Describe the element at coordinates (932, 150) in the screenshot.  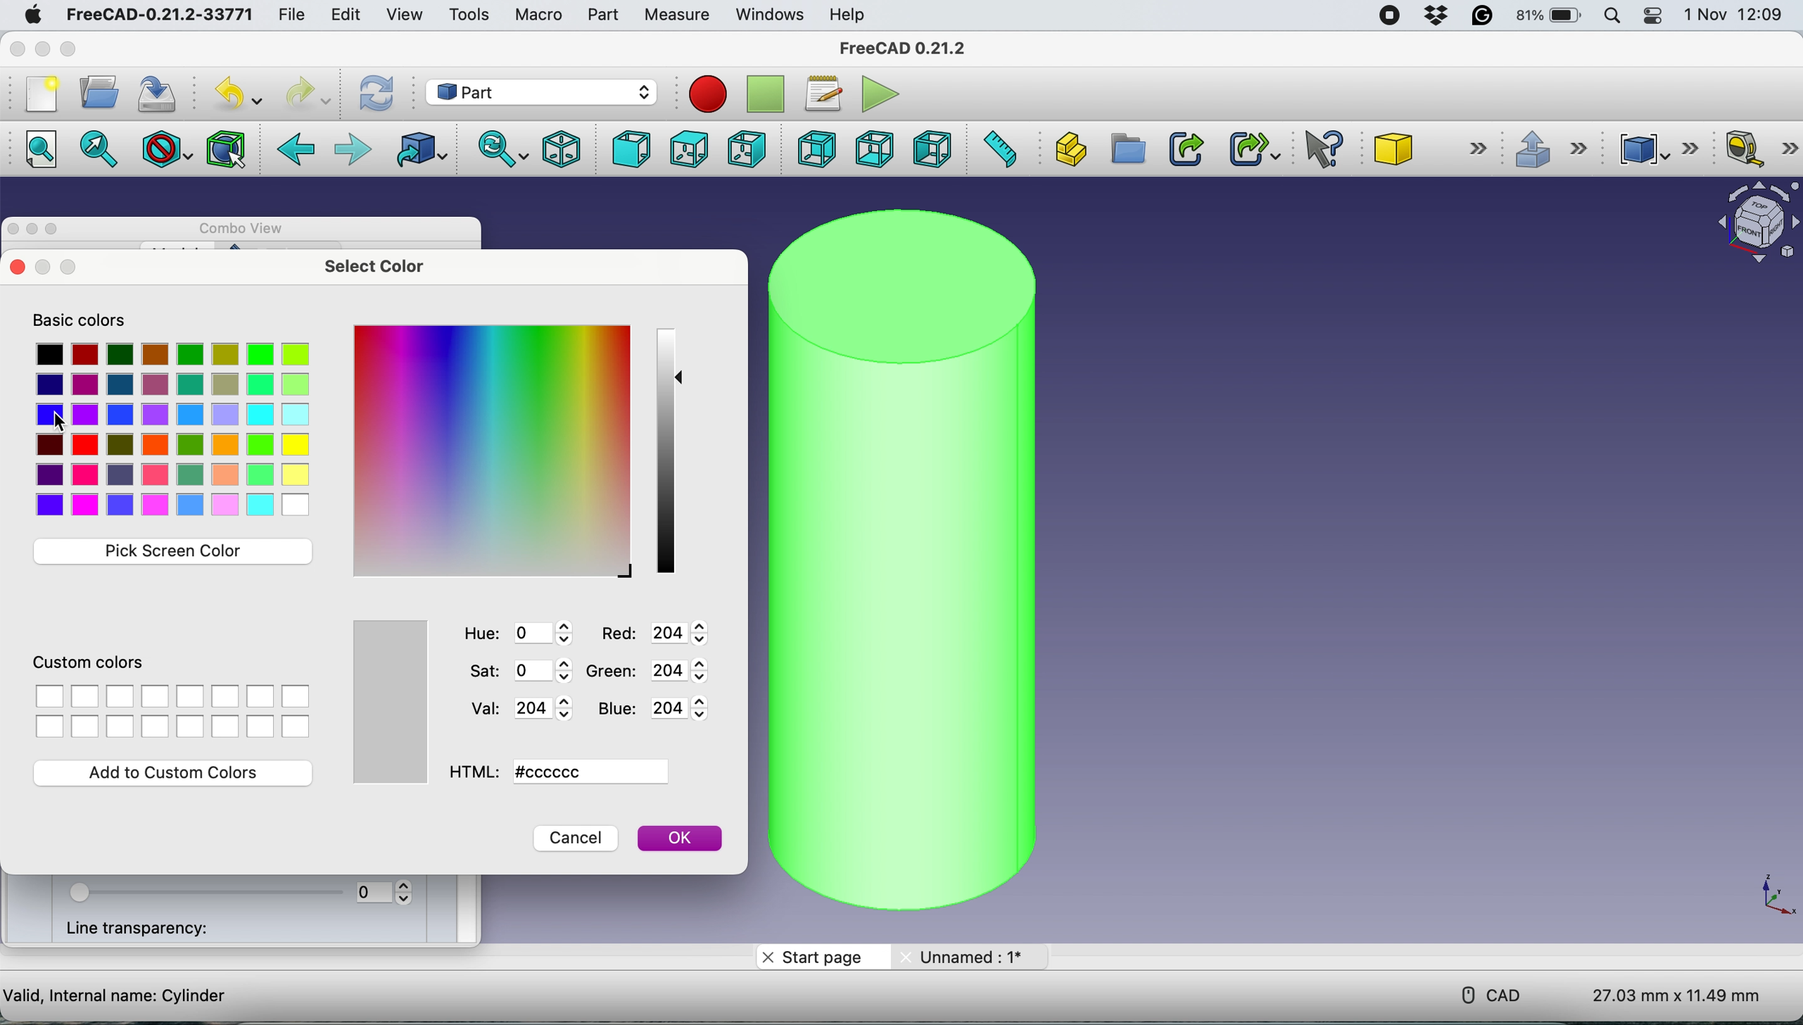
I see `left` at that location.